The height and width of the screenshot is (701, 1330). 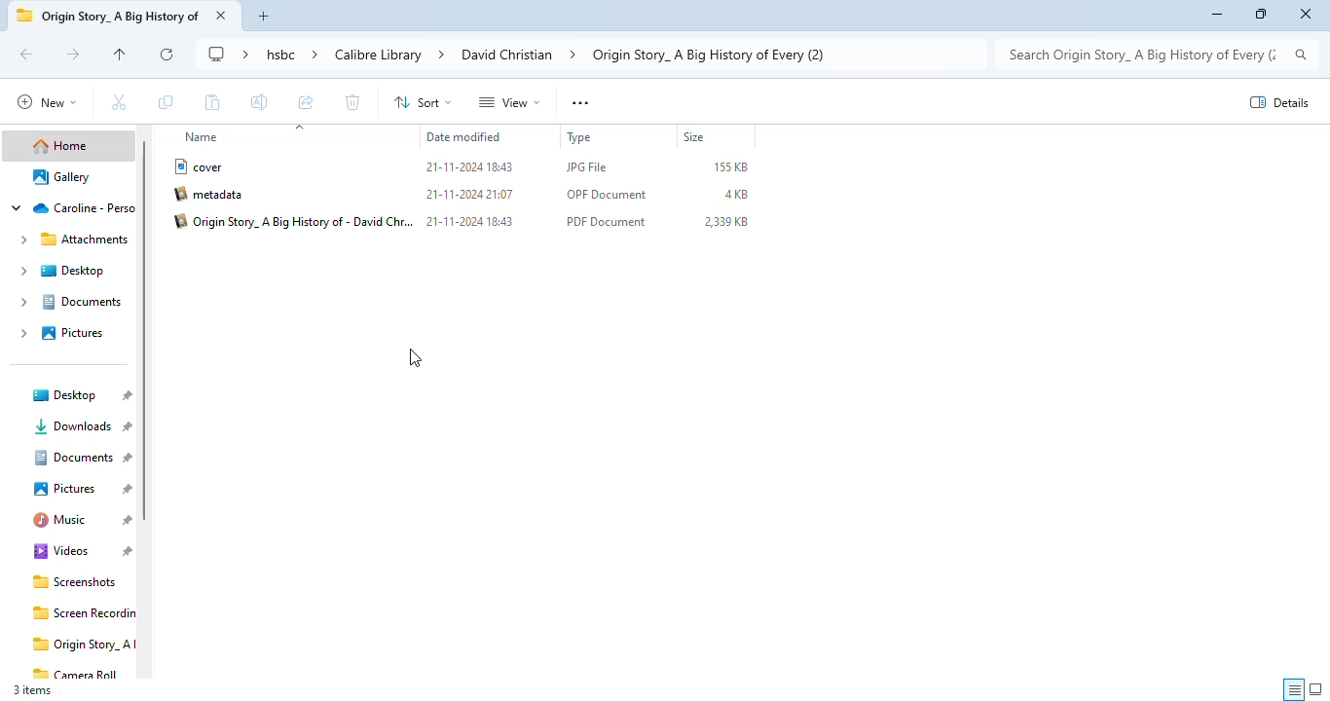 What do you see at coordinates (469, 222) in the screenshot?
I see `modified date & time` at bounding box center [469, 222].